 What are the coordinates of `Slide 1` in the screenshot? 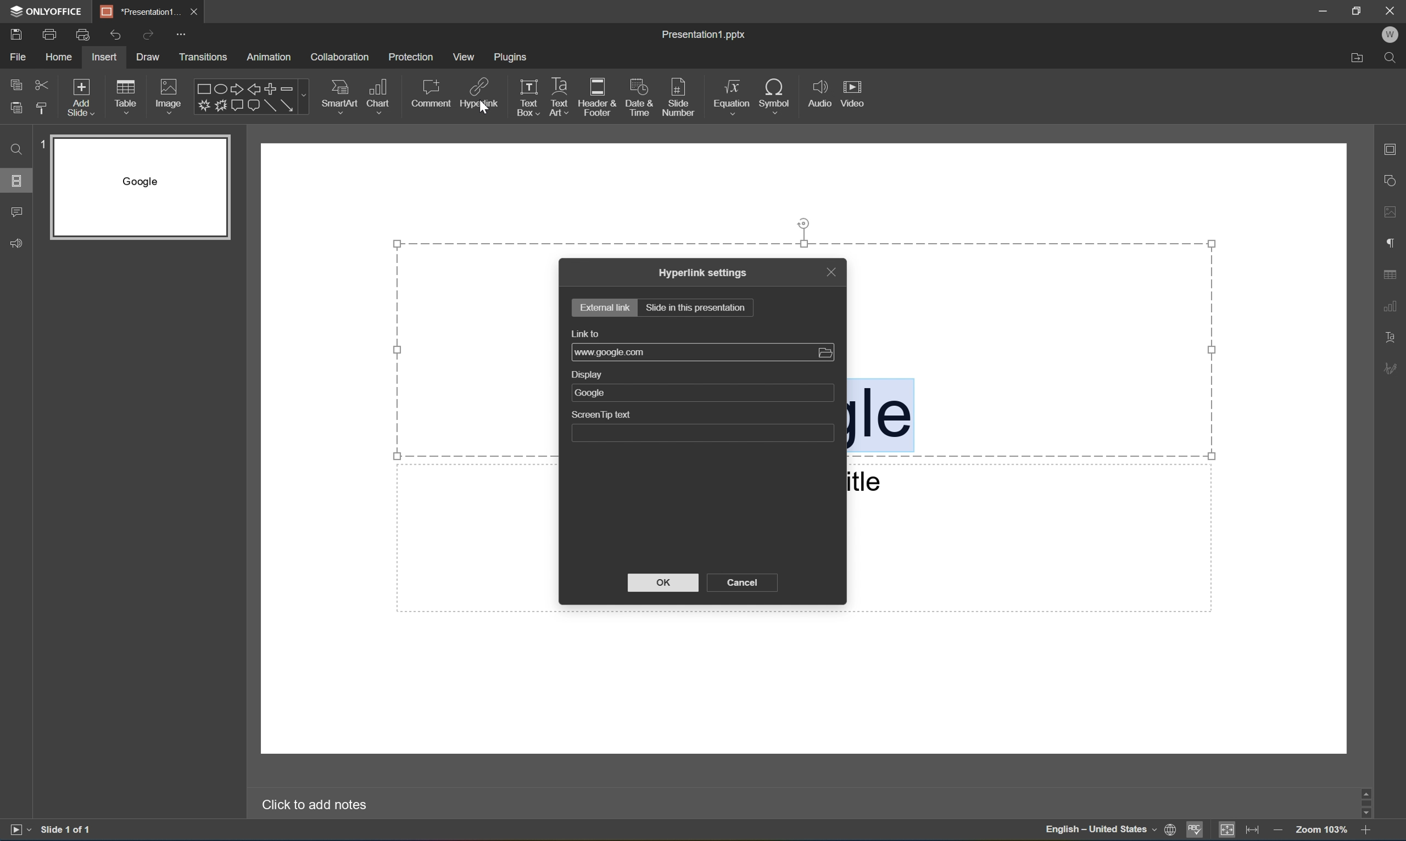 It's located at (133, 188).